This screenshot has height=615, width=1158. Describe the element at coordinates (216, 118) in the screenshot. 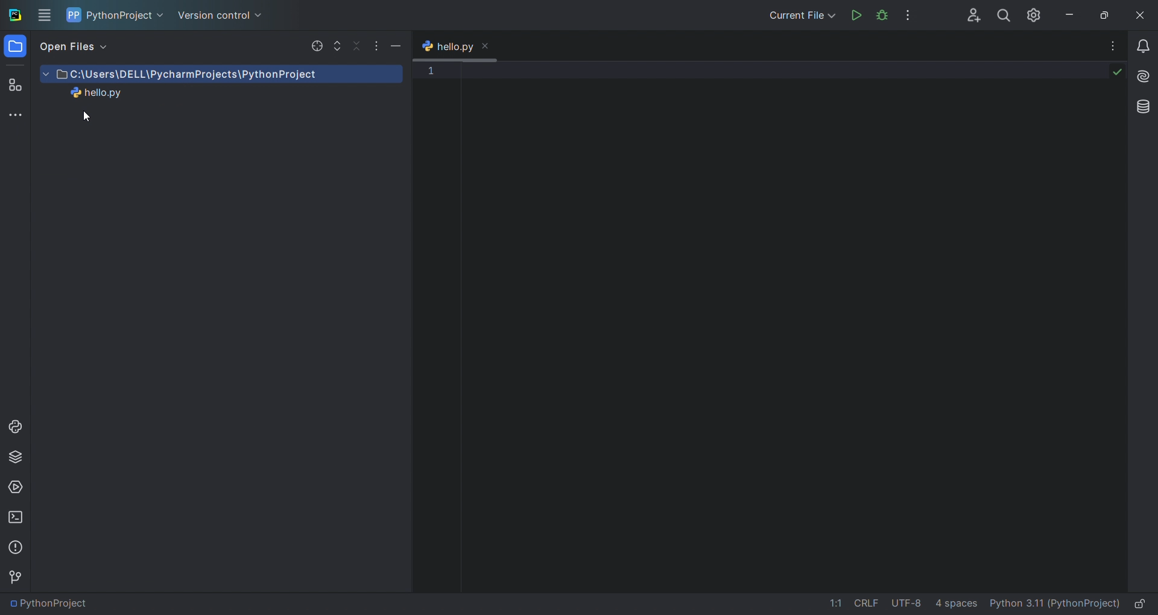

I see `file hierrarchy` at that location.